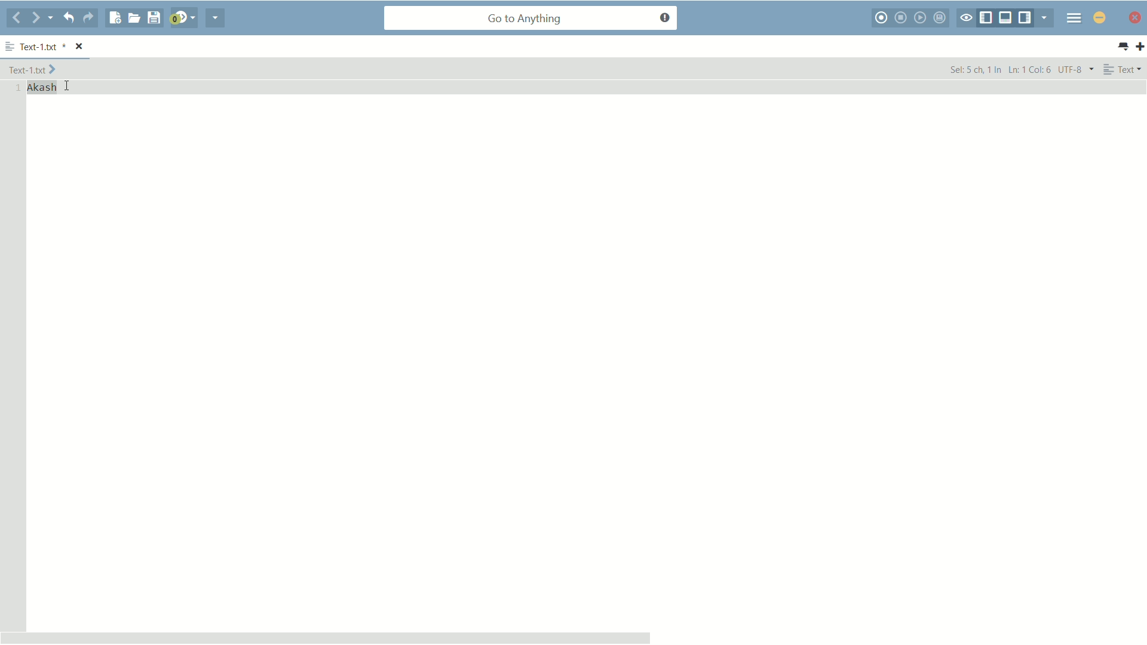 This screenshot has height=645, width=1147. Describe the element at coordinates (134, 18) in the screenshot. I see `open file` at that location.